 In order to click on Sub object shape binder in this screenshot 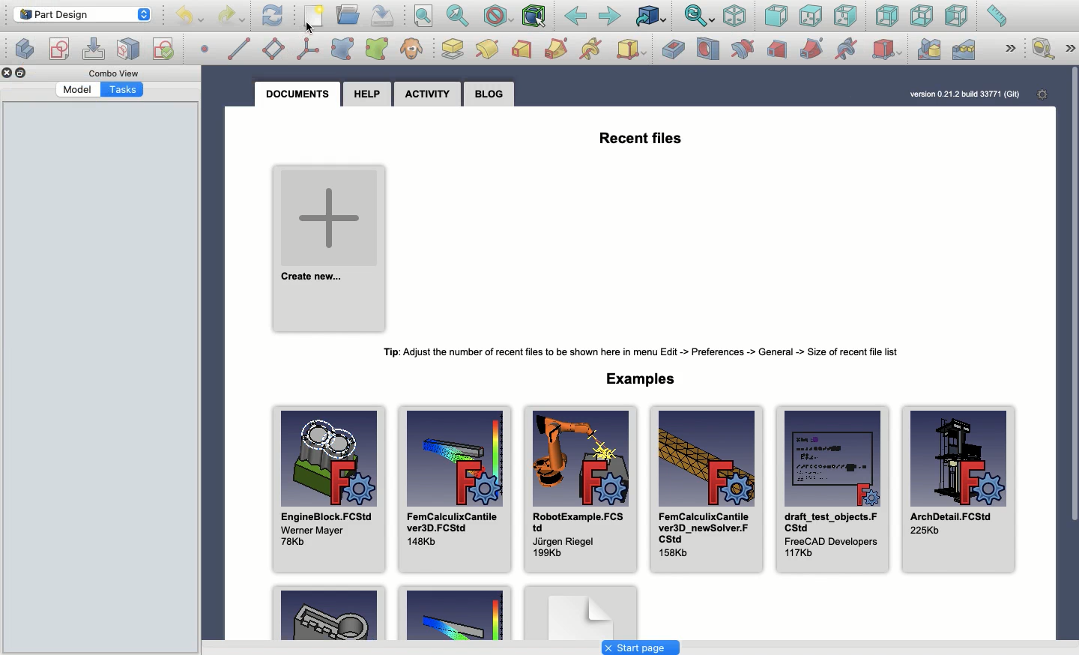, I will do `click(377, 49)`.